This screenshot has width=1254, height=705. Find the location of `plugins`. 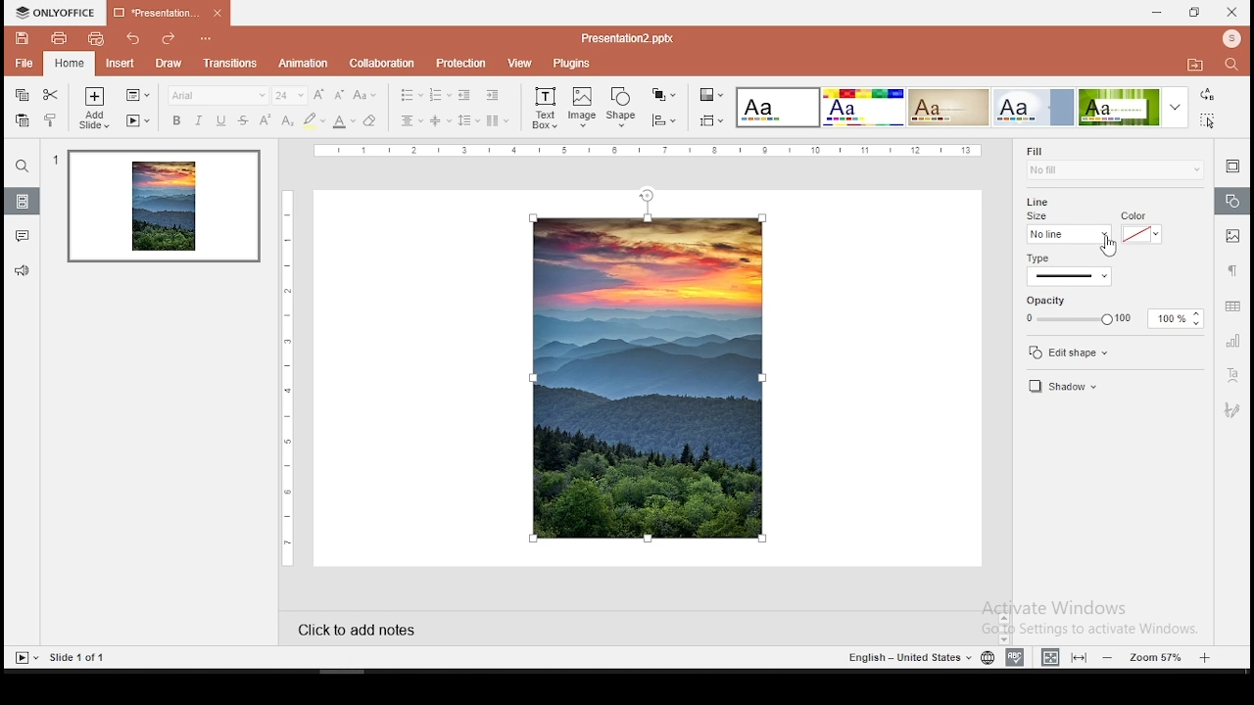

plugins is located at coordinates (576, 63).